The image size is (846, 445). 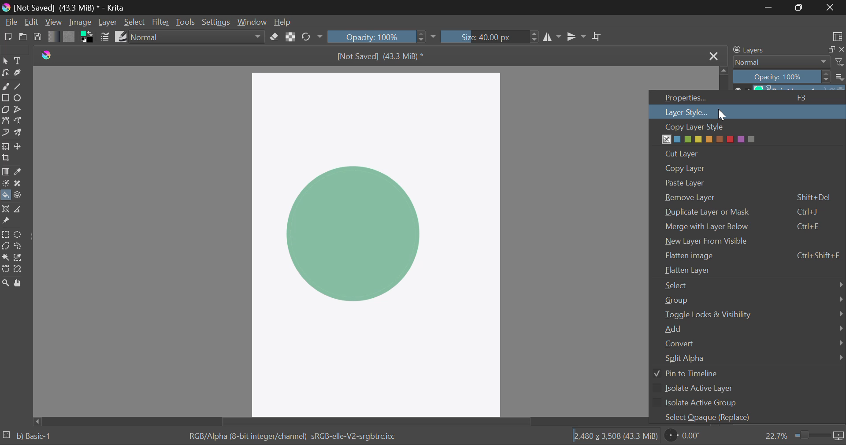 What do you see at coordinates (19, 234) in the screenshot?
I see `Circular Selection` at bounding box center [19, 234].